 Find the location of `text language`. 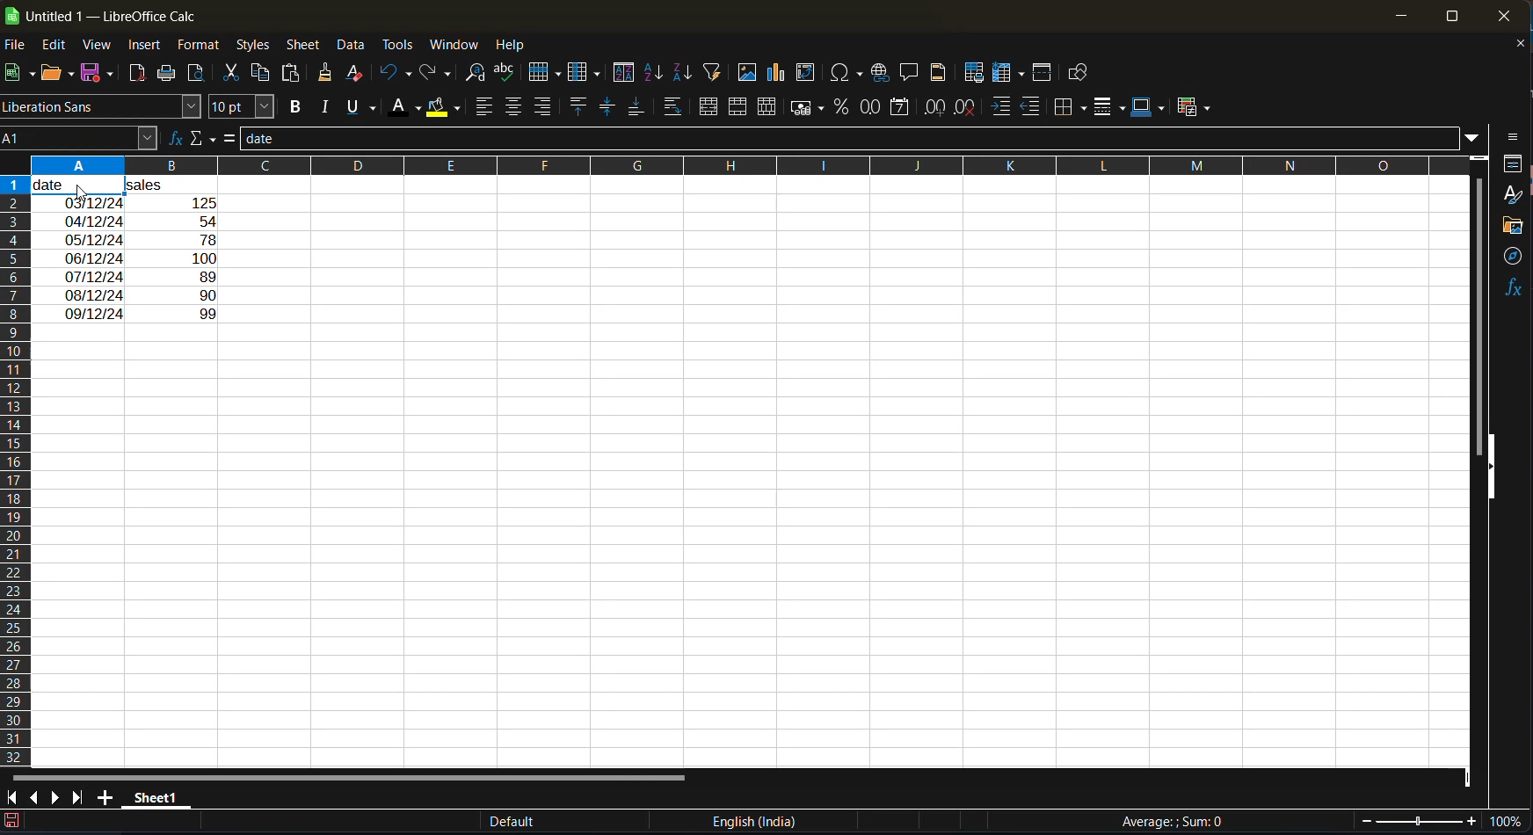

text language is located at coordinates (754, 821).